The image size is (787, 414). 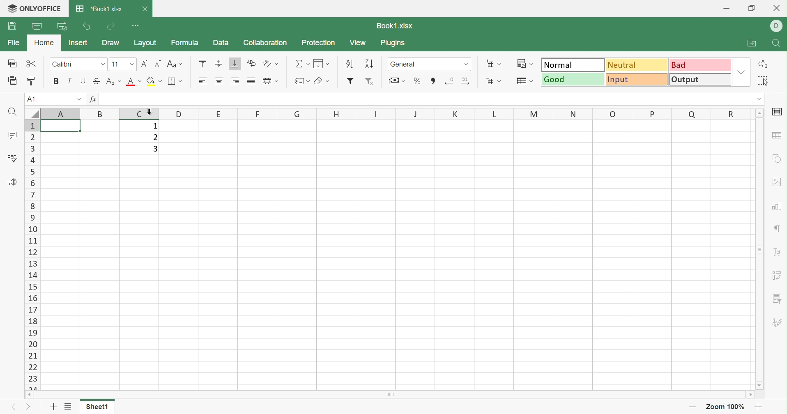 What do you see at coordinates (752, 42) in the screenshot?
I see `Open file location` at bounding box center [752, 42].